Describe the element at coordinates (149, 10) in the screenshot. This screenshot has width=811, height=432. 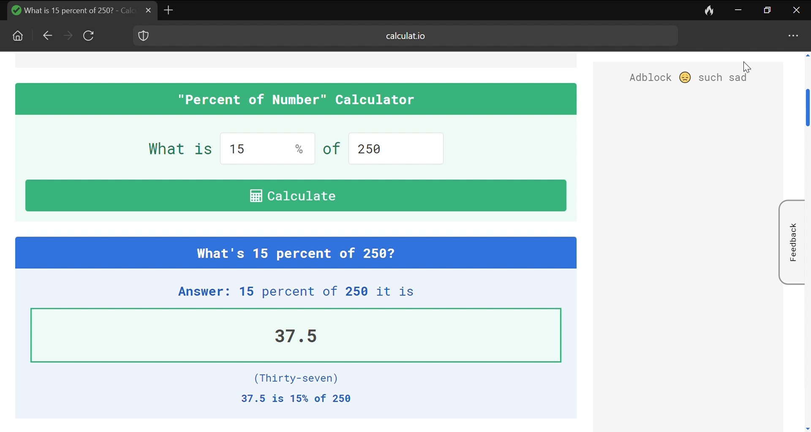
I see `Close current tab` at that location.